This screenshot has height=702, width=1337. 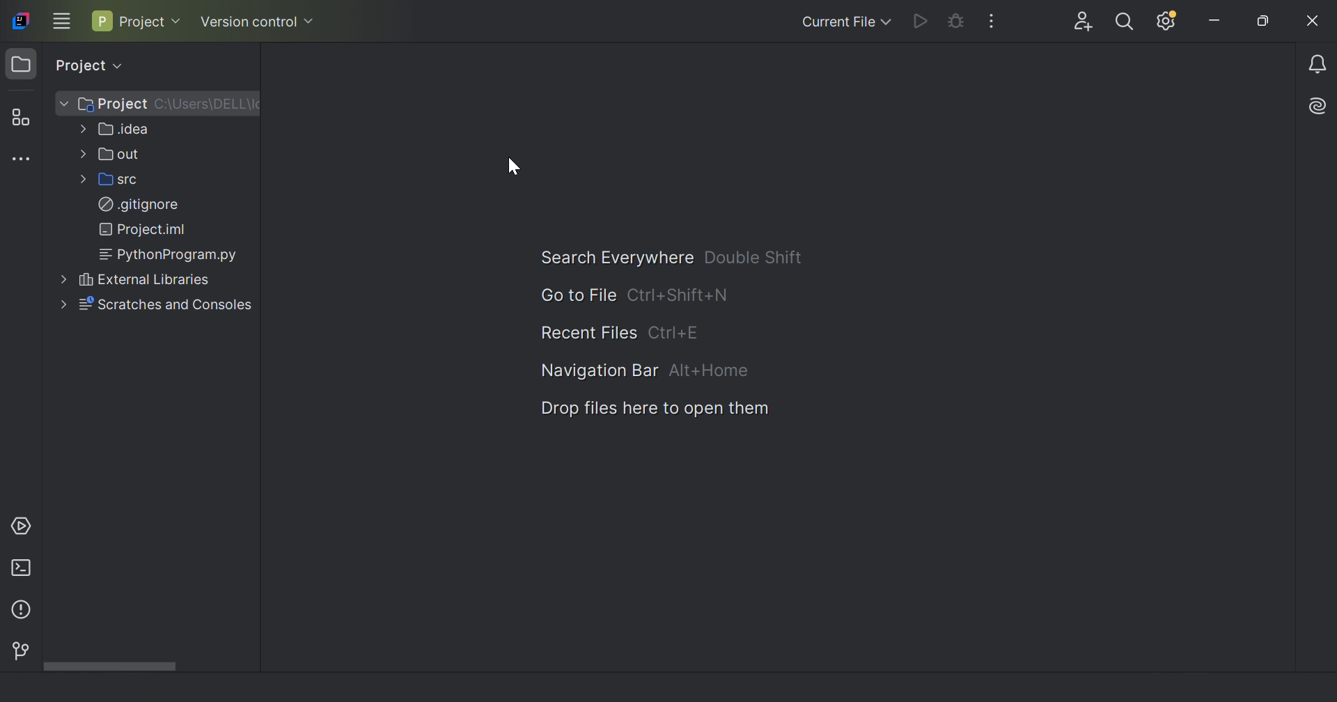 What do you see at coordinates (992, 20) in the screenshot?
I see `More actions` at bounding box center [992, 20].